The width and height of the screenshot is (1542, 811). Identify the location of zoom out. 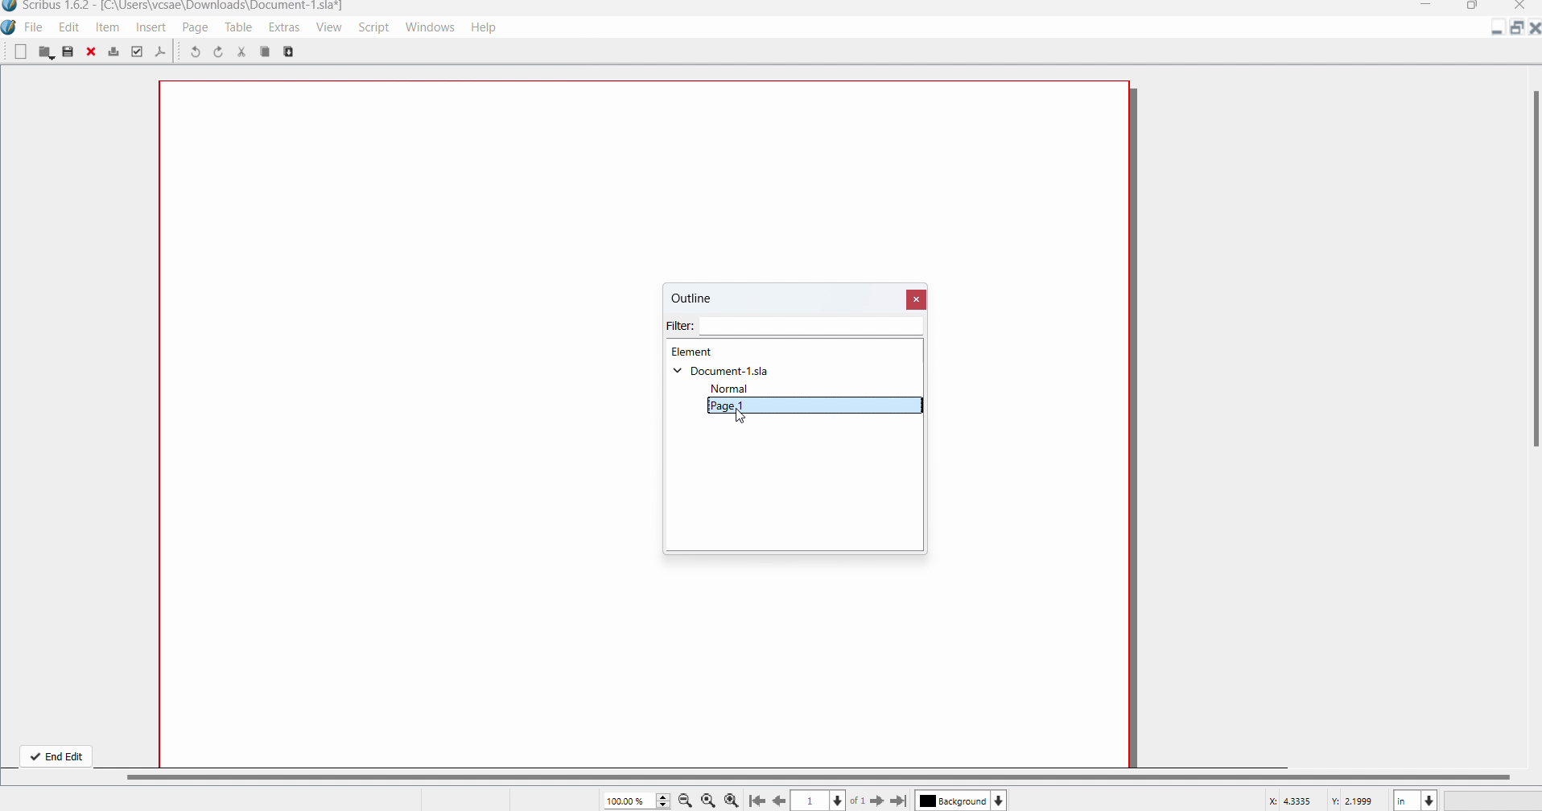
(686, 800).